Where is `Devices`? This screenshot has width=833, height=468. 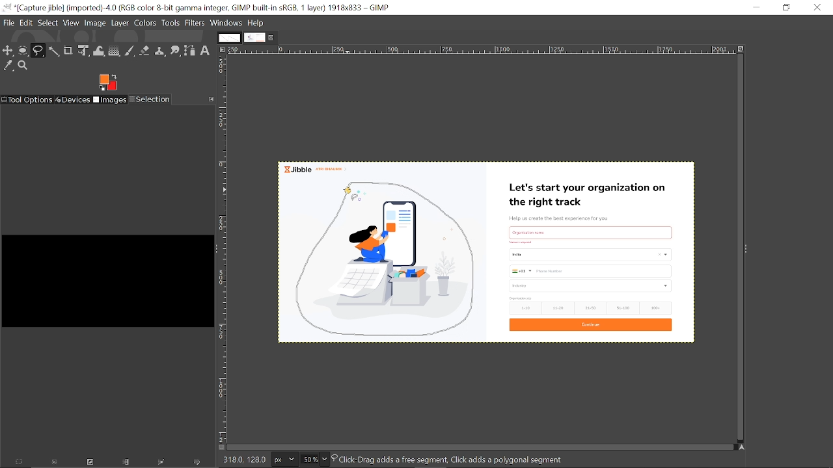 Devices is located at coordinates (74, 99).